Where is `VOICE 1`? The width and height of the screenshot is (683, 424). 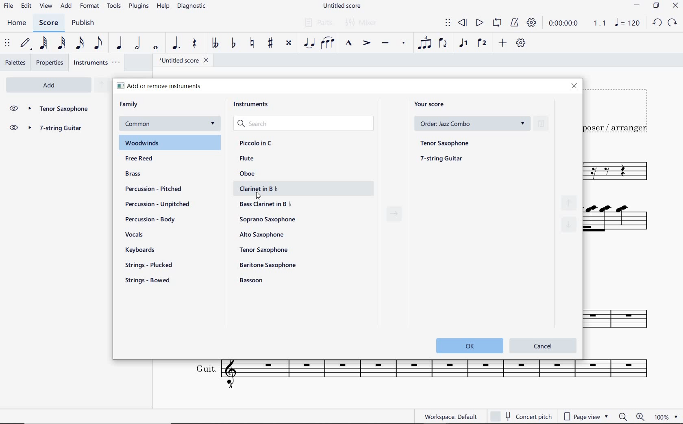 VOICE 1 is located at coordinates (463, 44).